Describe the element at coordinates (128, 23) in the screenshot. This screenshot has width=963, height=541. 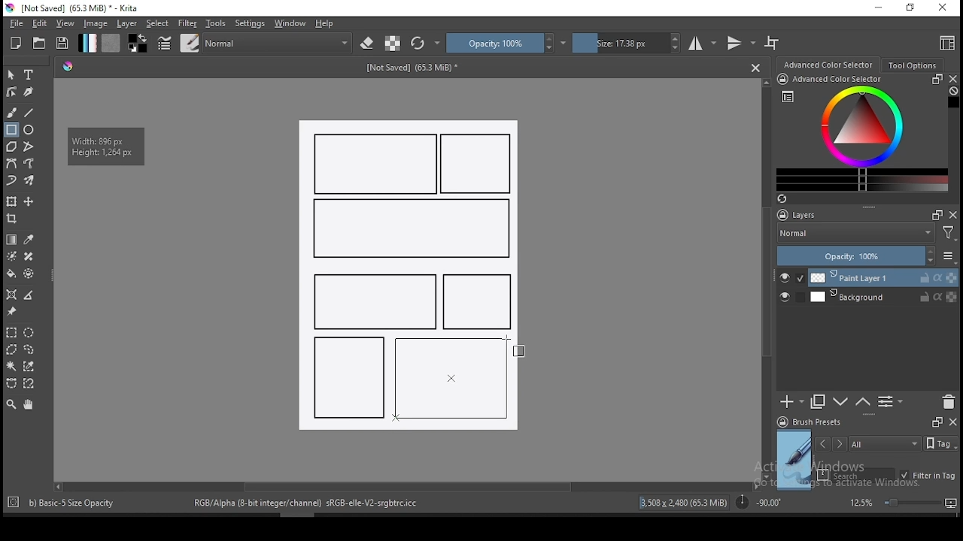
I see `layer` at that location.